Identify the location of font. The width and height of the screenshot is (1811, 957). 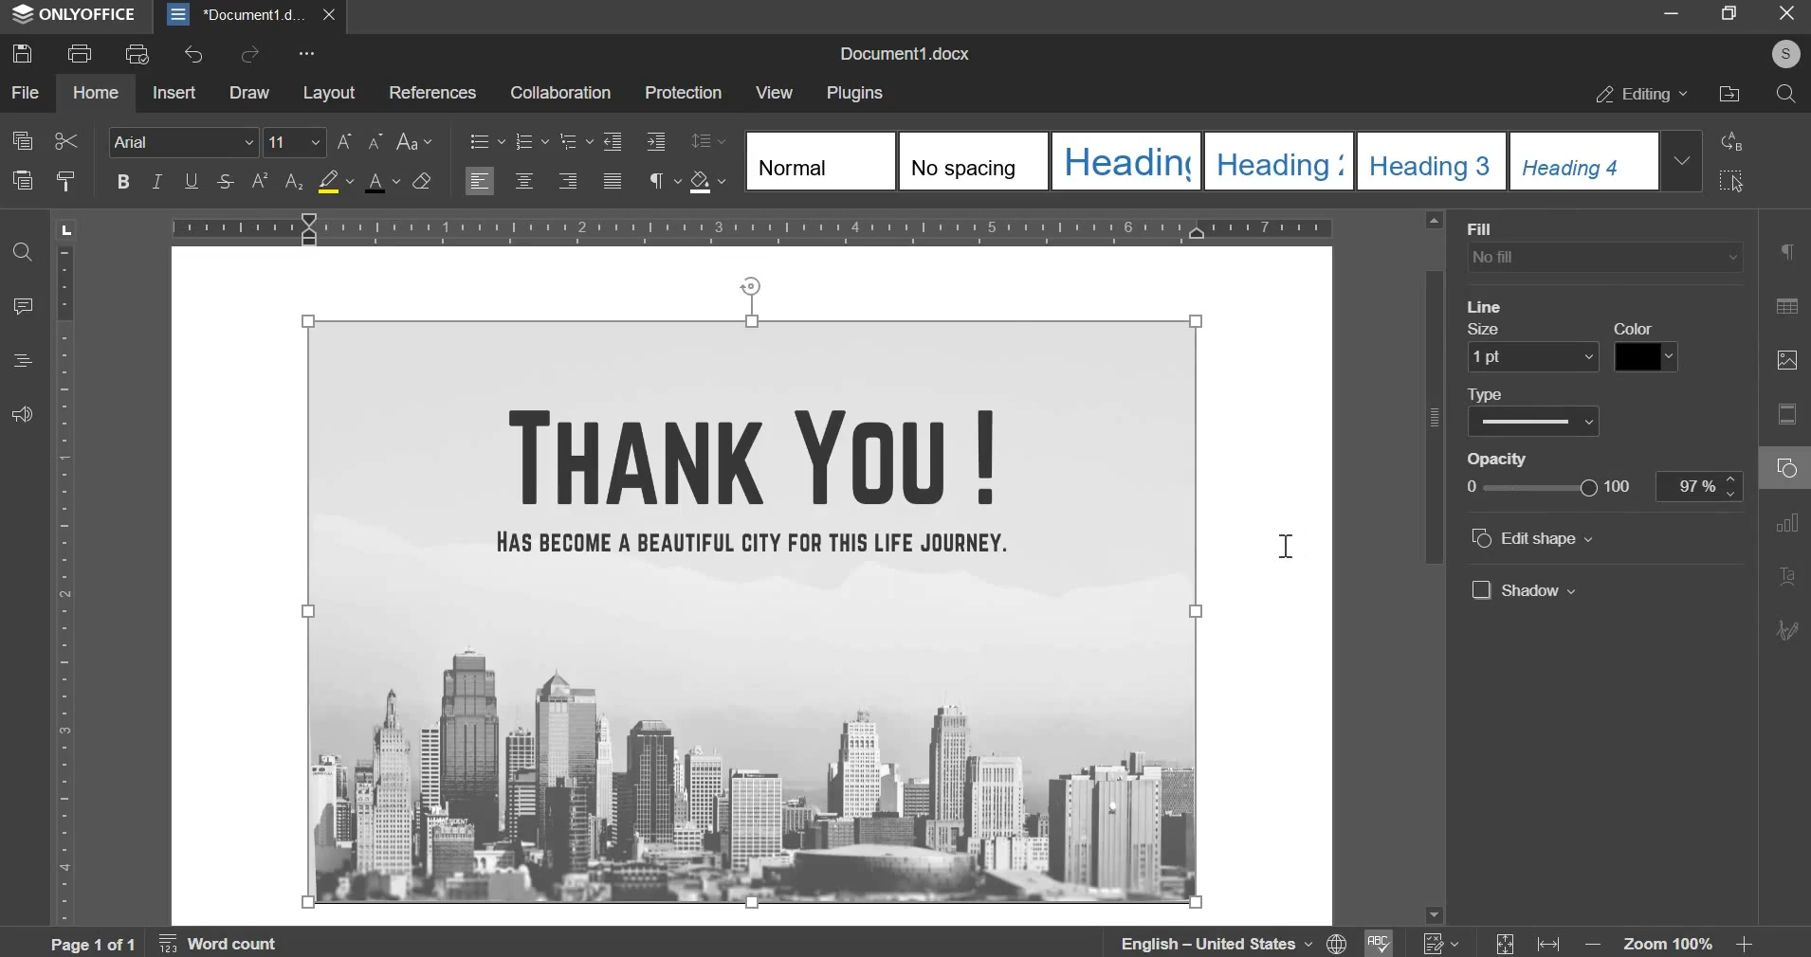
(181, 141).